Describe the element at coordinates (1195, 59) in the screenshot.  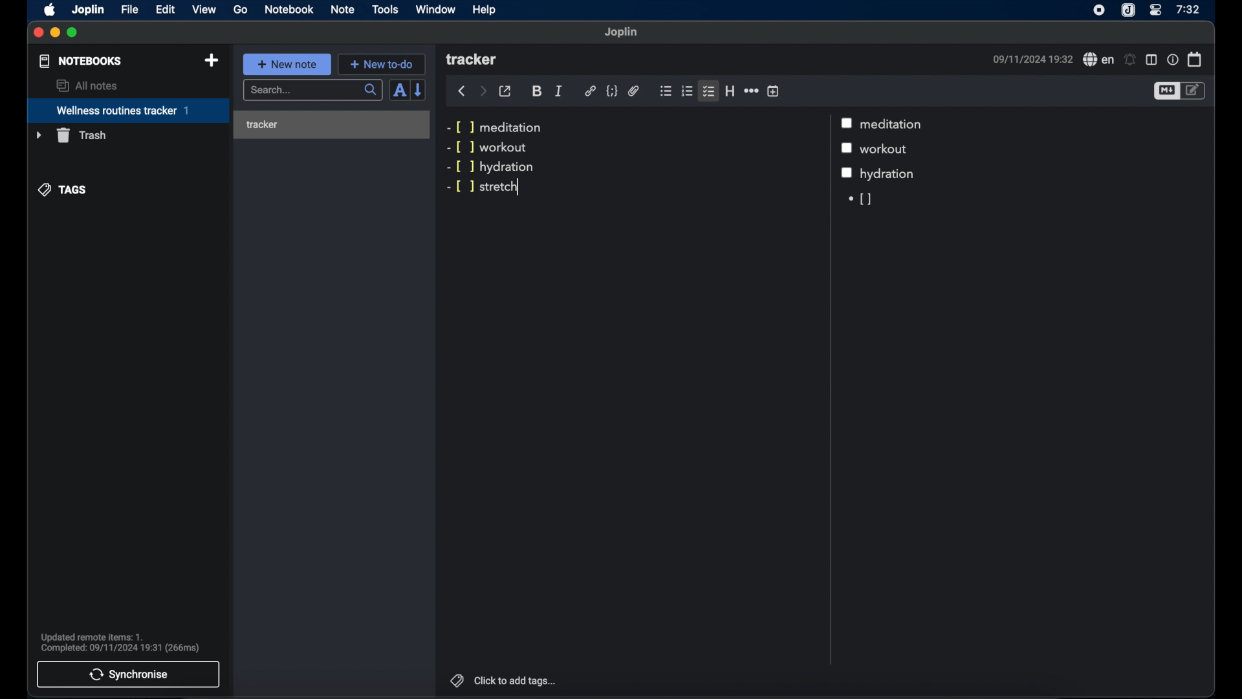
I see `calendar` at that location.